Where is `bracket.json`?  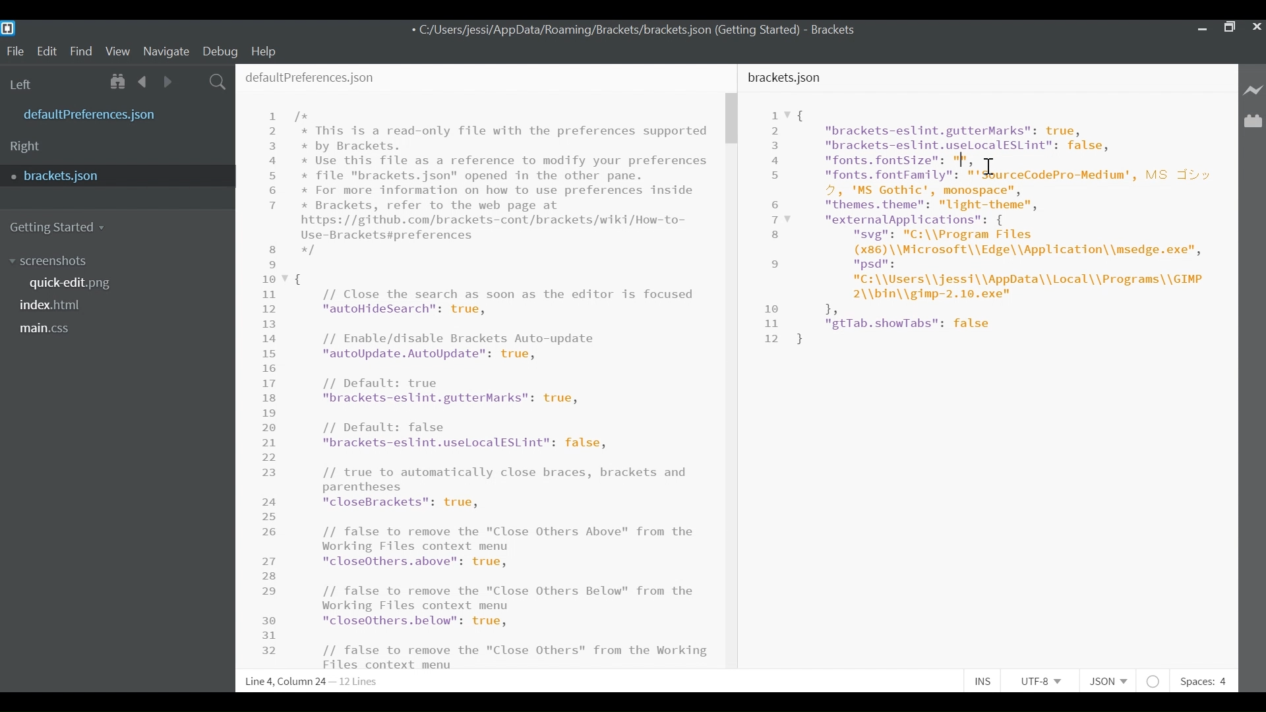
bracket.json is located at coordinates (113, 177).